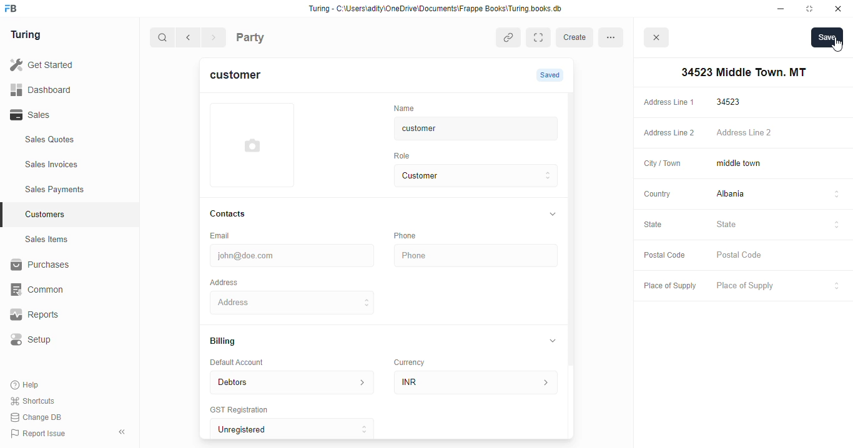  What do you see at coordinates (439, 10) in the screenshot?
I see `Turing - C:\Users\adity\OneDrive\Documents\Frappe Books\Turing books. db` at bounding box center [439, 10].